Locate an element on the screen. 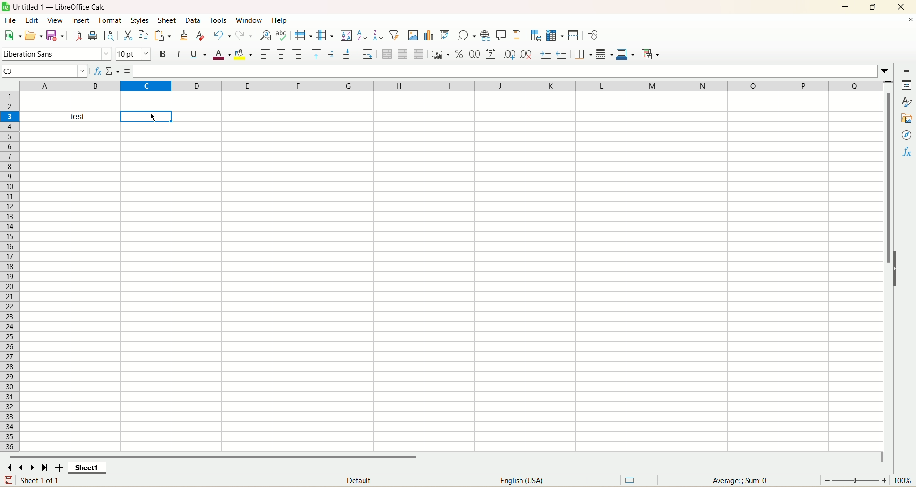 Image resolution: width=916 pixels, height=487 pixels. background color is located at coordinates (243, 54).